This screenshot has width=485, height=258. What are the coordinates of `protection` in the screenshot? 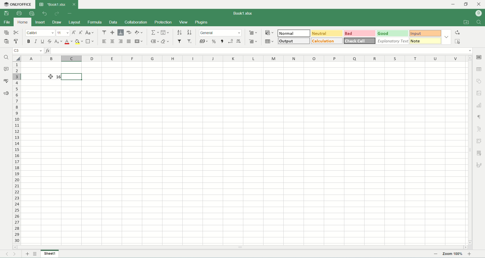 It's located at (163, 22).